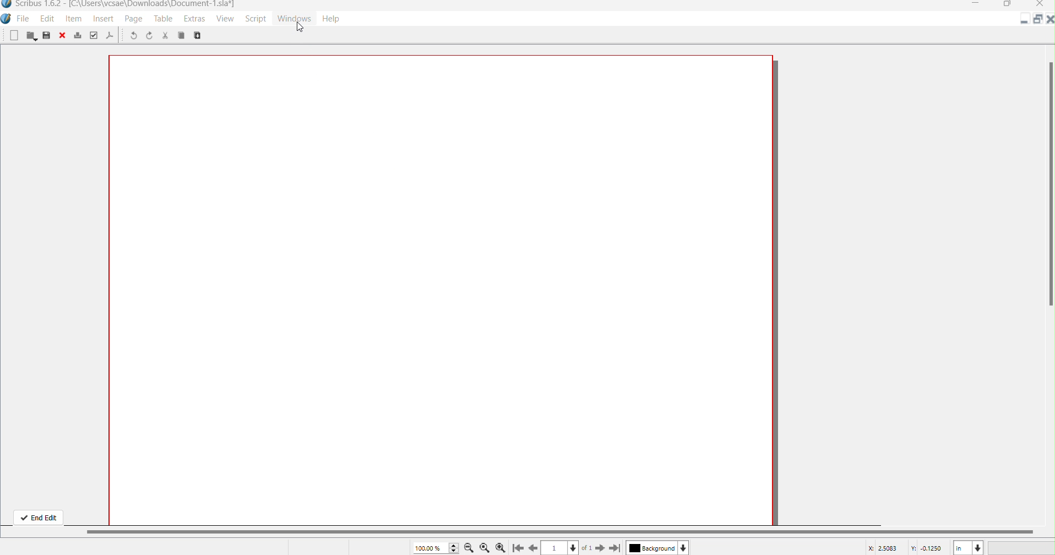 This screenshot has height=555, width=1055. What do you see at coordinates (140, 36) in the screenshot?
I see `` at bounding box center [140, 36].